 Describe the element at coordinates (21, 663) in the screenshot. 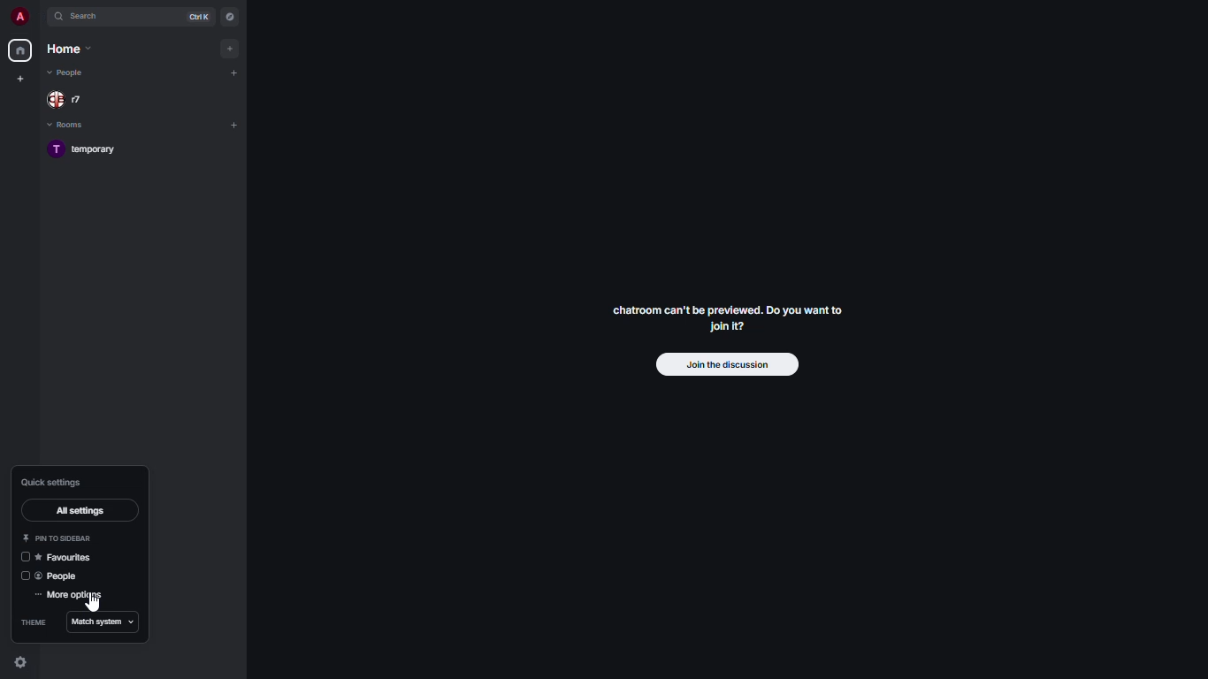

I see `quick settings` at that location.